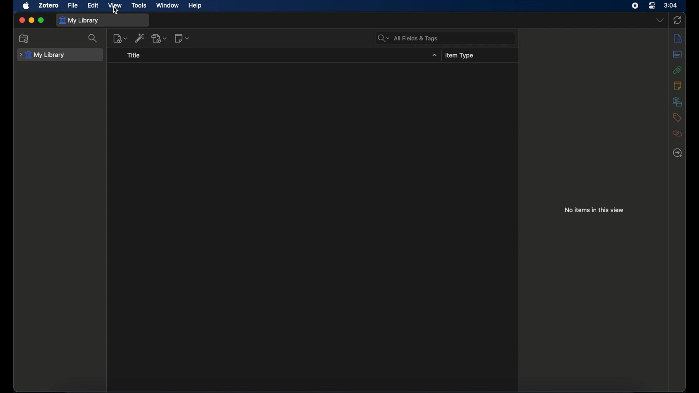 This screenshot has width=699, height=393. Describe the element at coordinates (678, 153) in the screenshot. I see `locate` at that location.